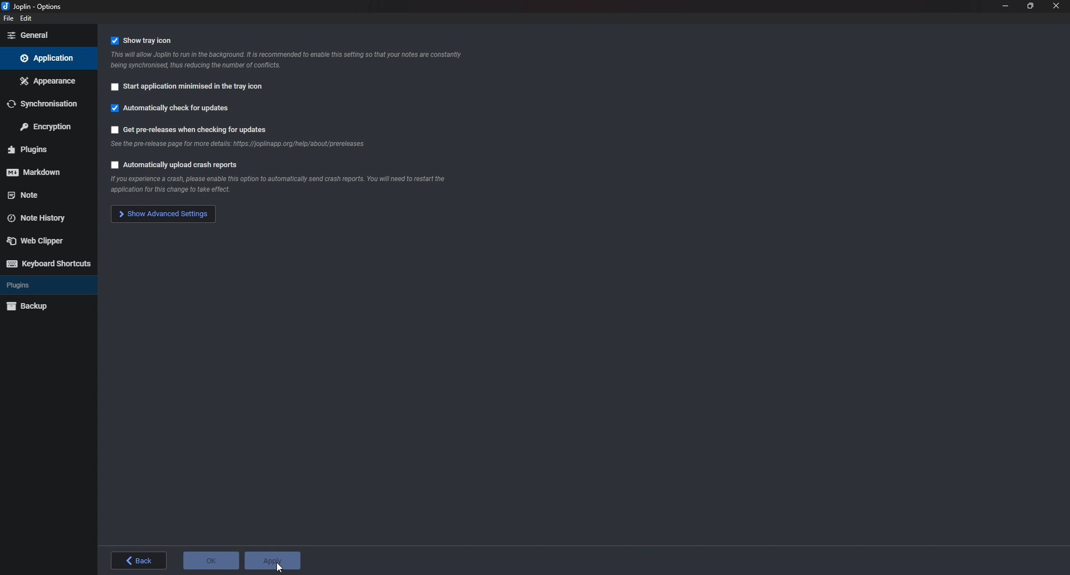  I want to click on apply, so click(276, 561).